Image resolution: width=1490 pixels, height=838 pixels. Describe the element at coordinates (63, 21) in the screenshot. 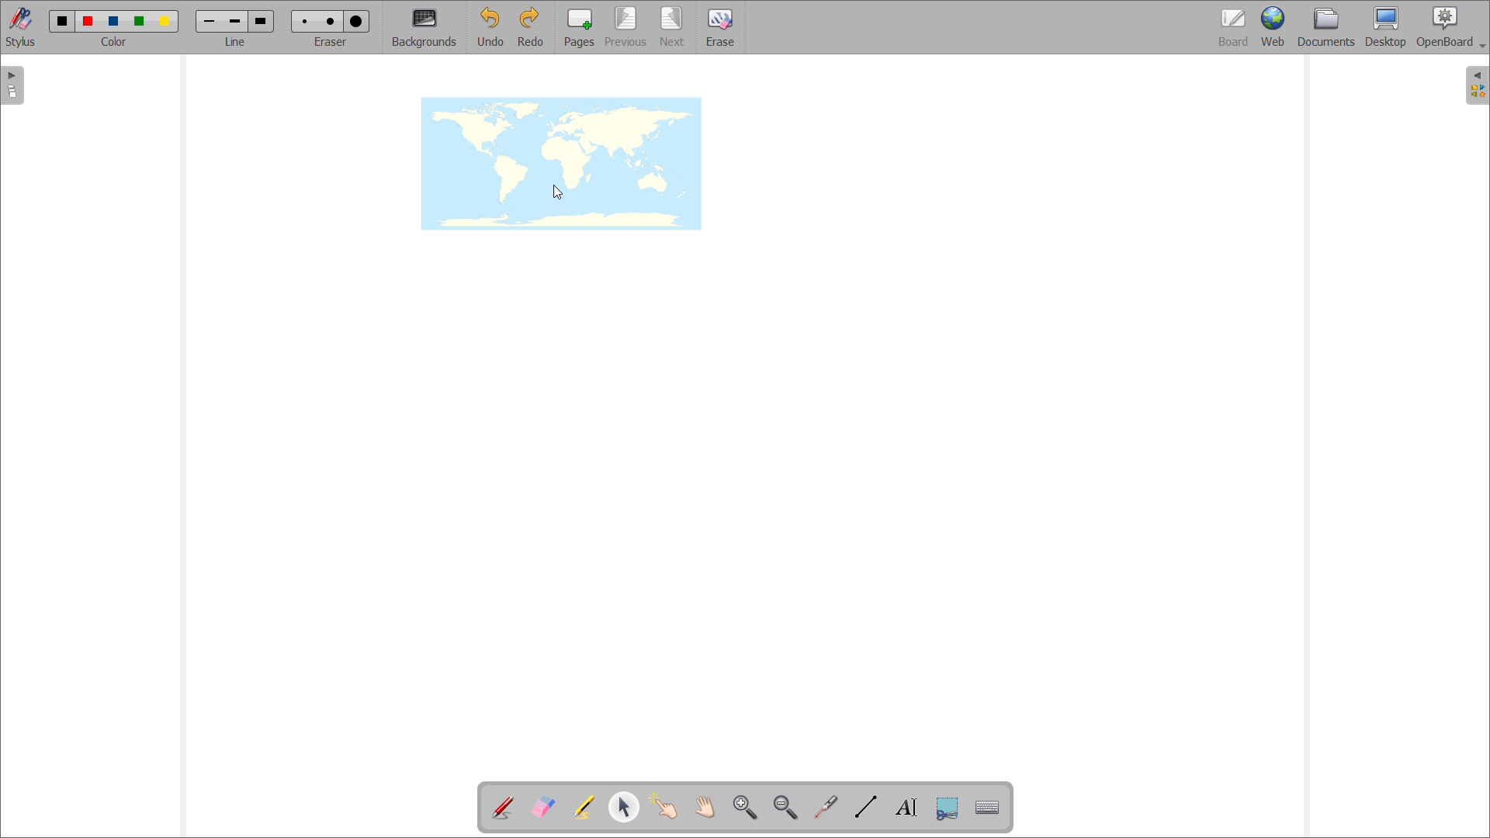

I see `black` at that location.